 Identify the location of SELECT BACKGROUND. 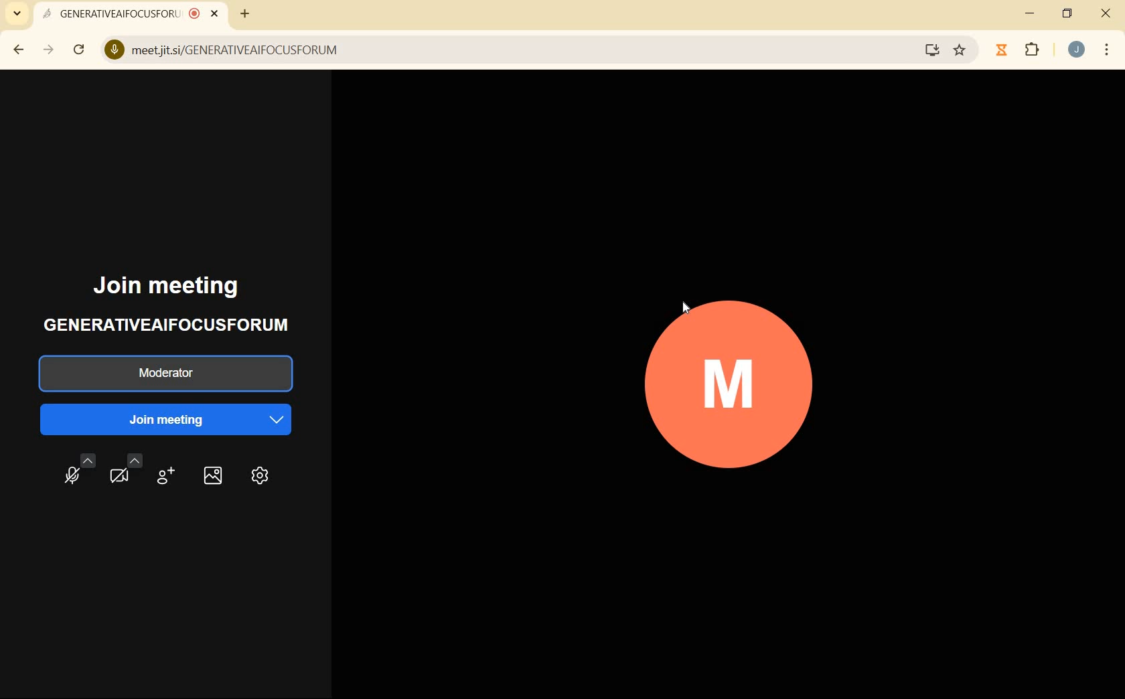
(210, 479).